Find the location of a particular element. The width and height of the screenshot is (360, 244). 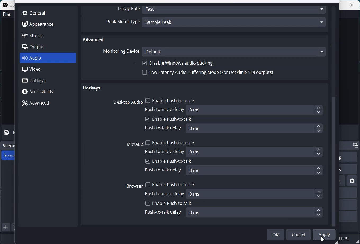

Advanced is located at coordinates (48, 103).